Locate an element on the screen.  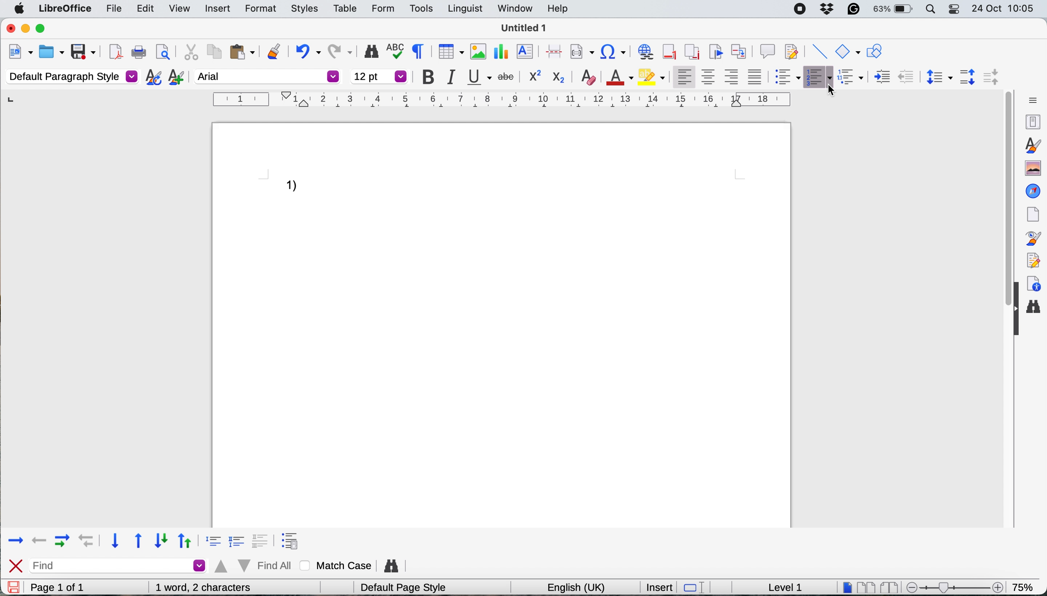
toggle unordered list is located at coordinates (788, 79).